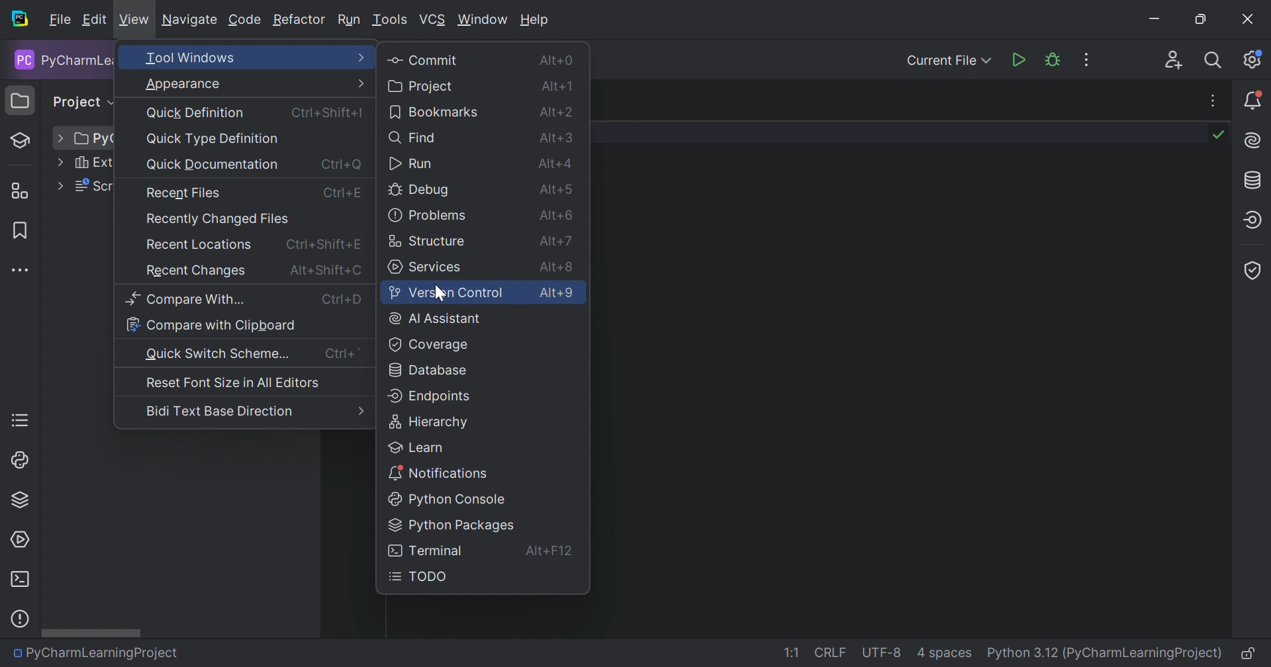 The image size is (1271, 667). What do you see at coordinates (92, 163) in the screenshot?
I see `Ex` at bounding box center [92, 163].